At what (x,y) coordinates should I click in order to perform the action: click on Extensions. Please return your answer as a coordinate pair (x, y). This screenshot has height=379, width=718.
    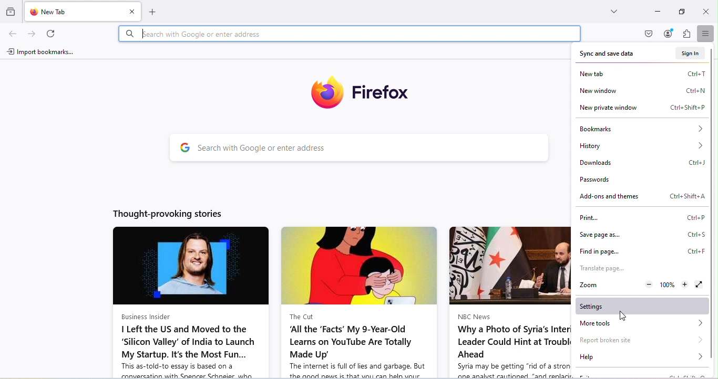
    Looking at the image, I should click on (685, 35).